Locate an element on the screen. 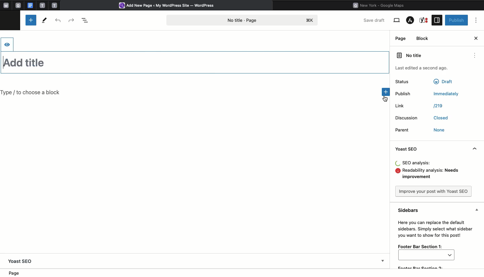 The image size is (484, 277). Save draft is located at coordinates (375, 20).